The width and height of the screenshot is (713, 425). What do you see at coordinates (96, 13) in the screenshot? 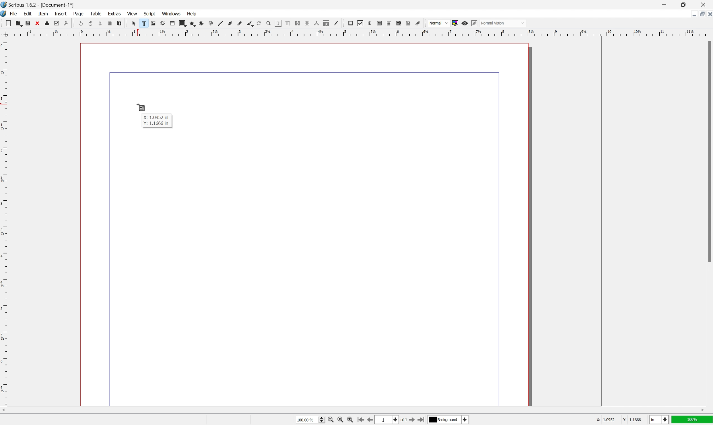
I see `table` at bounding box center [96, 13].